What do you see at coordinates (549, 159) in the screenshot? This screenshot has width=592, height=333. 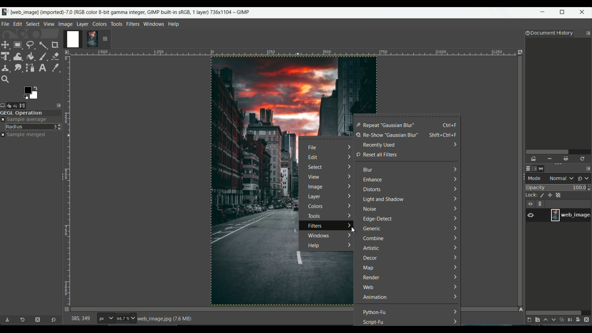 I see `remove the selected entry` at bounding box center [549, 159].